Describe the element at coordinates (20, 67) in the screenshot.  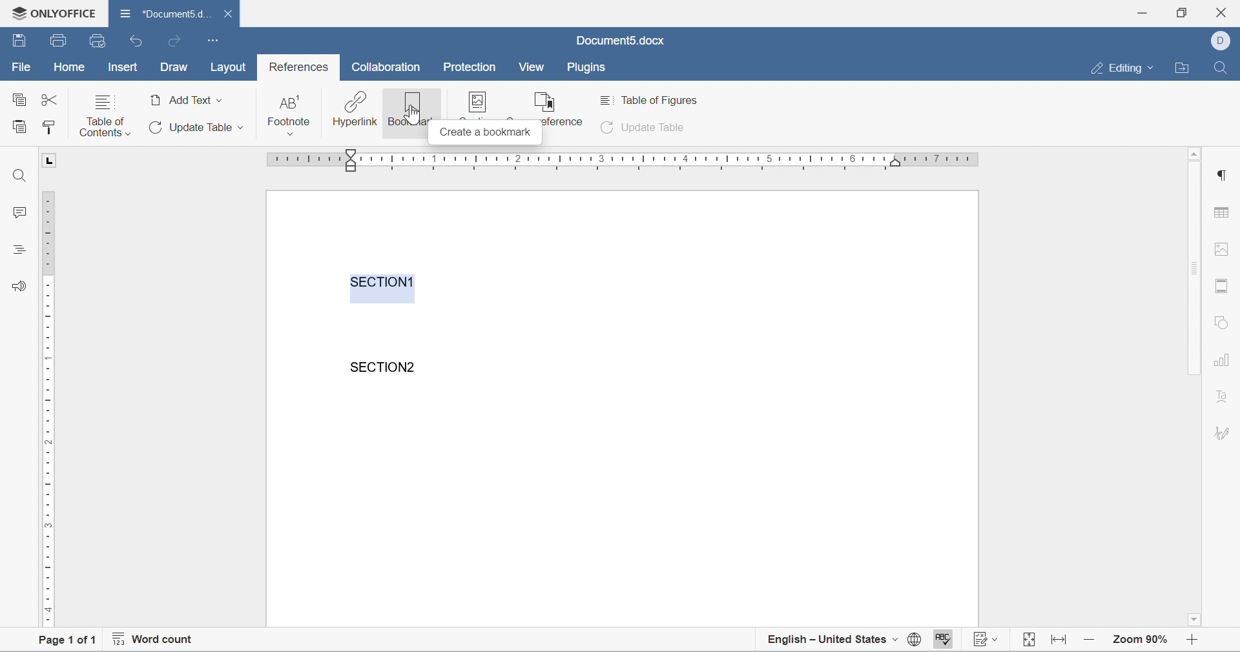
I see `file` at that location.